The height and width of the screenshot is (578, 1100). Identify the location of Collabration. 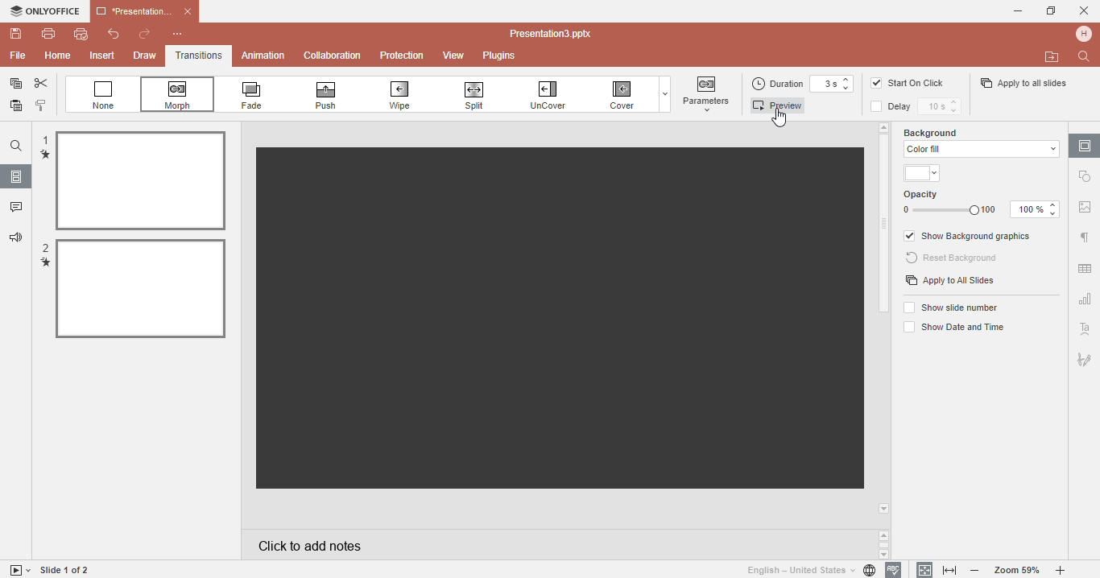
(333, 56).